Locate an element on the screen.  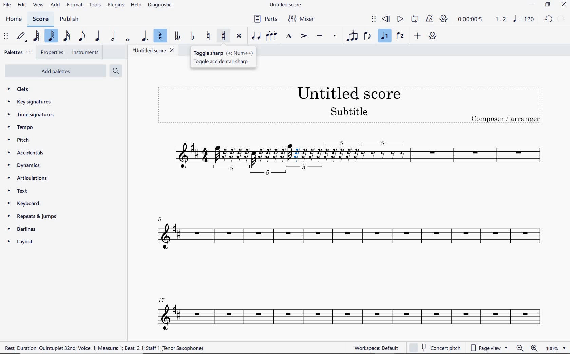
NOTE is located at coordinates (523, 19).